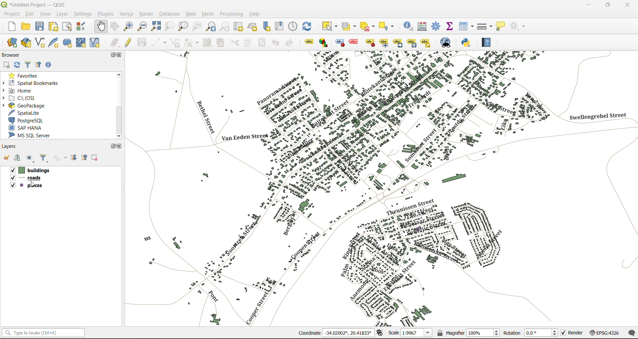 The image size is (638, 339). I want to click on save edits, so click(144, 42).